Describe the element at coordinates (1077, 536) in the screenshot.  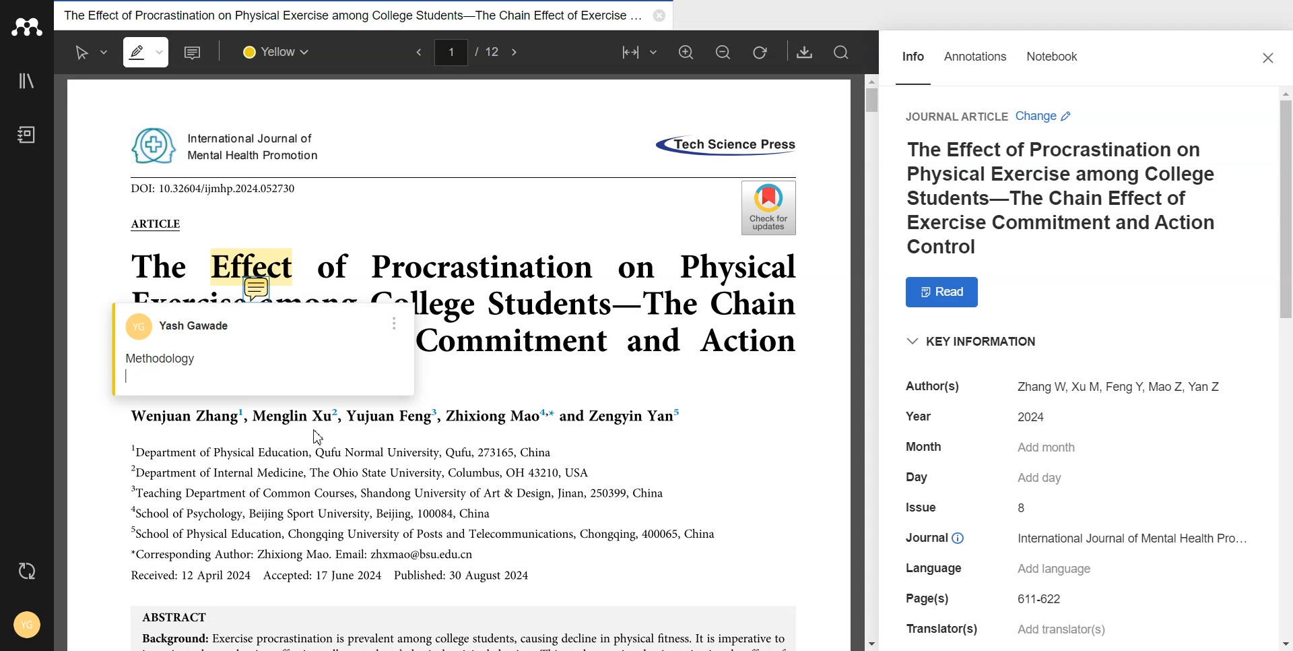
I see `Journal © International Journal of Mental Health Pro...` at that location.